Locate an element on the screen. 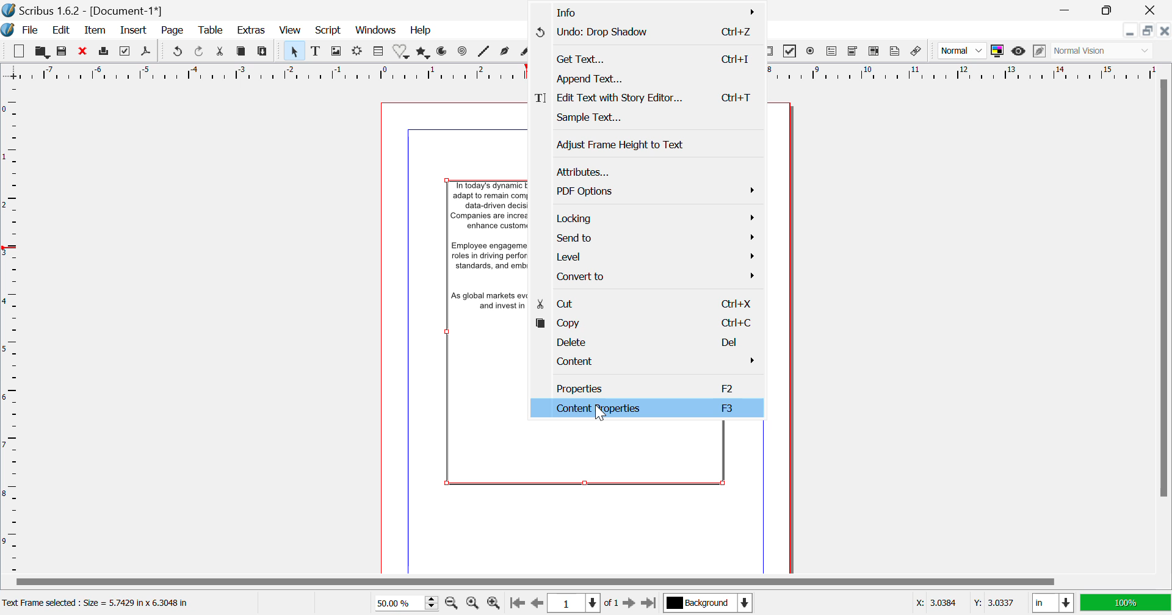 This screenshot has height=615, width=1172. Get Text is located at coordinates (642, 59).